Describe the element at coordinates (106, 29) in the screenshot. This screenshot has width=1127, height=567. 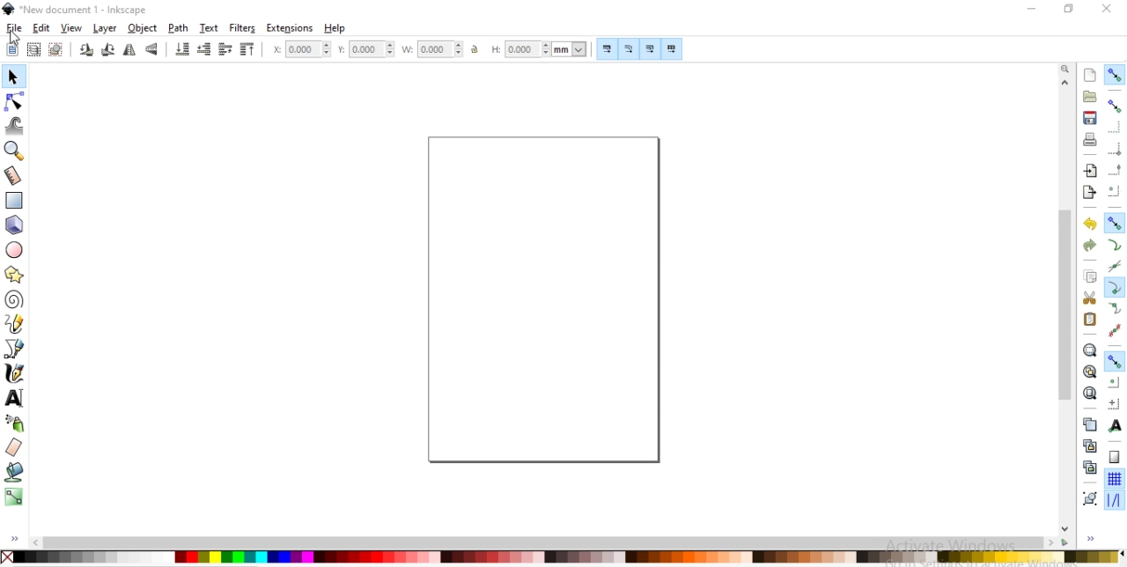
I see `layer` at that location.